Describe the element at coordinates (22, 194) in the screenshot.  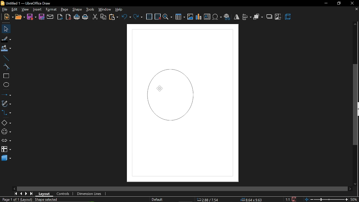
I see `previous page` at that location.